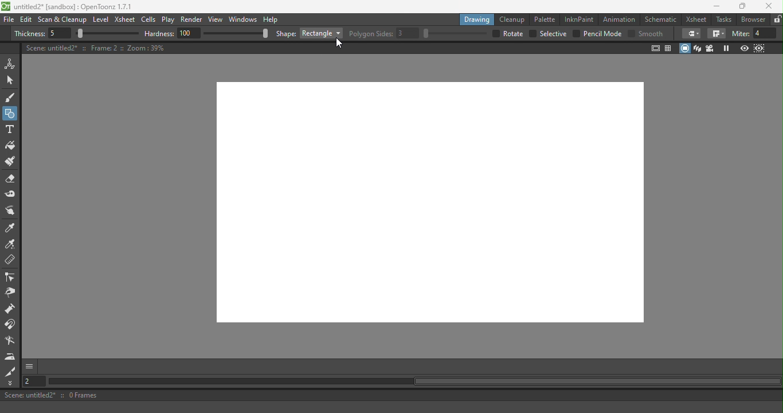  I want to click on Rotate, so click(508, 34).